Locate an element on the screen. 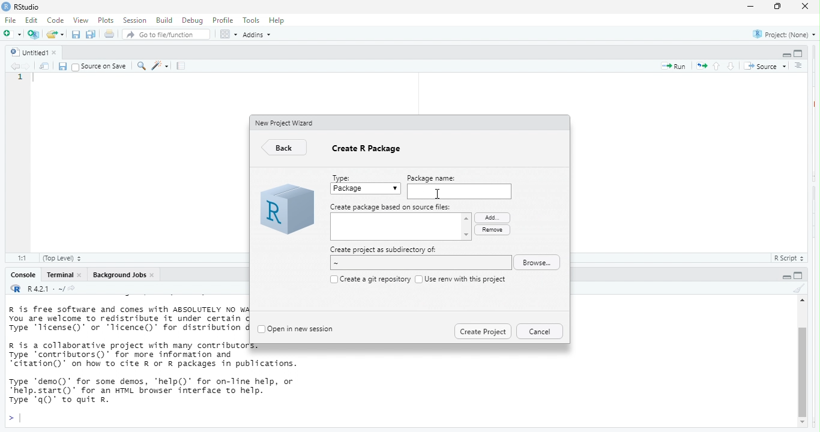 This screenshot has width=820, height=432. go to previous section/chunk is located at coordinates (718, 67).